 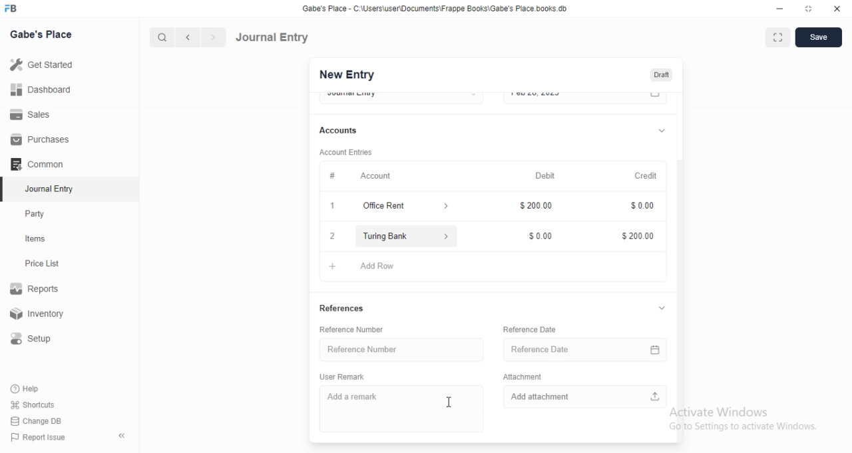 I want to click on ‘Attachment, so click(x=533, y=377).